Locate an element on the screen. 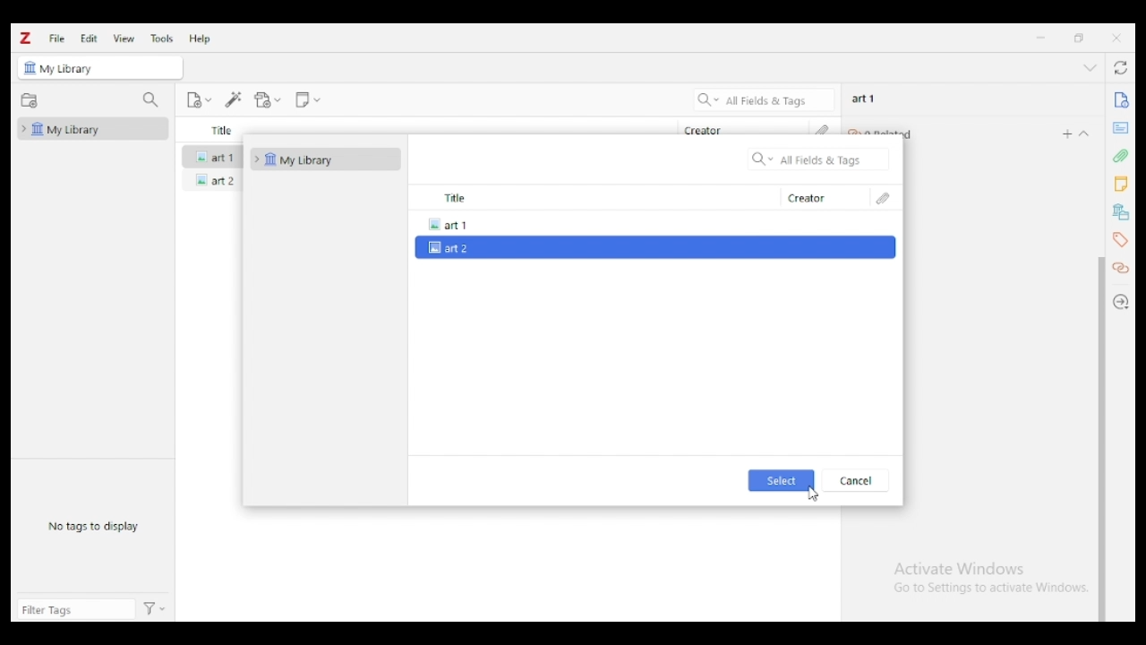  new note is located at coordinates (307, 100).